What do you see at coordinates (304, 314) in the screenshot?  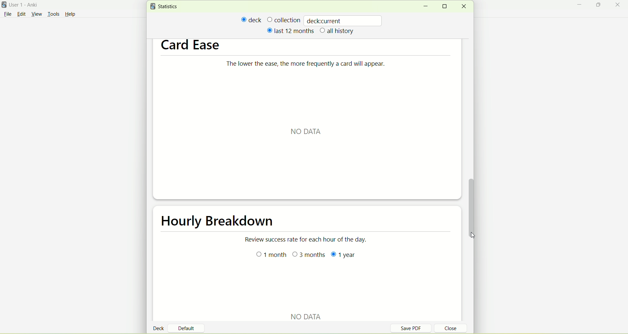 I see `NO DATA` at bounding box center [304, 314].